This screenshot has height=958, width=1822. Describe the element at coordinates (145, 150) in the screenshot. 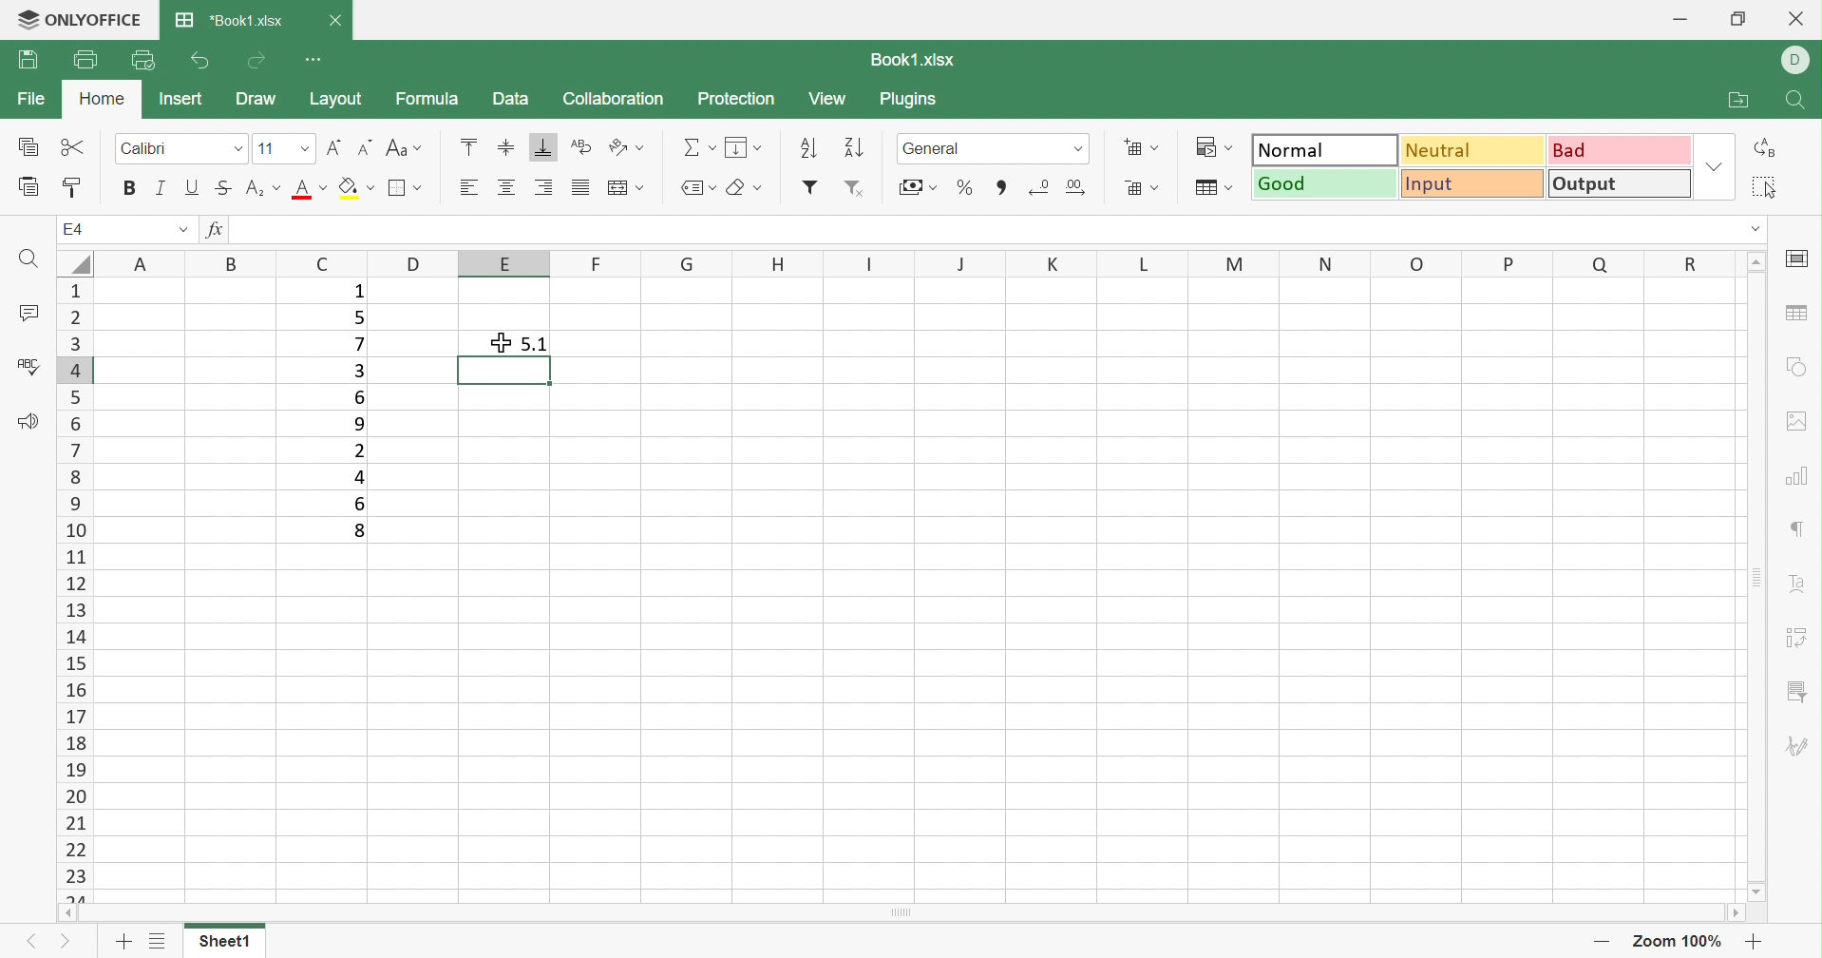

I see `Calibri` at that location.